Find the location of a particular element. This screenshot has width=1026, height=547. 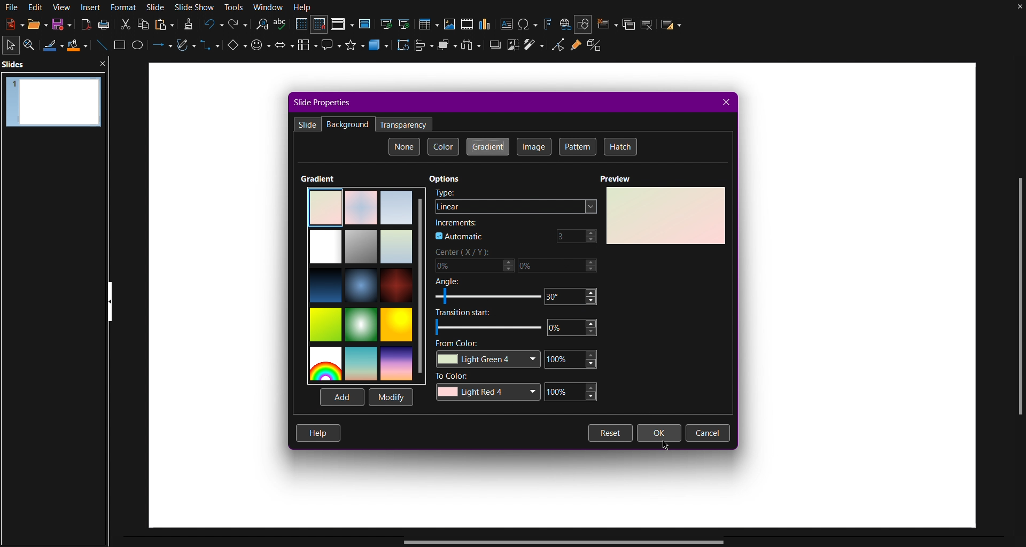

Backgrounds is located at coordinates (348, 124).